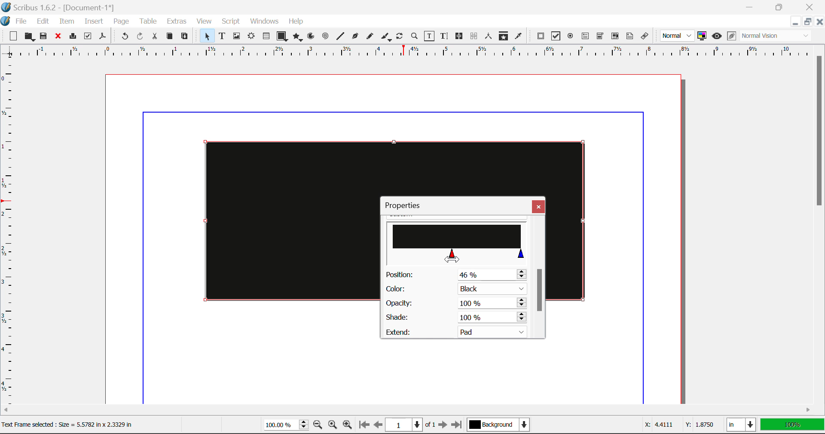 This screenshot has height=434, width=825. What do you see at coordinates (751, 6) in the screenshot?
I see `Restore Down` at bounding box center [751, 6].